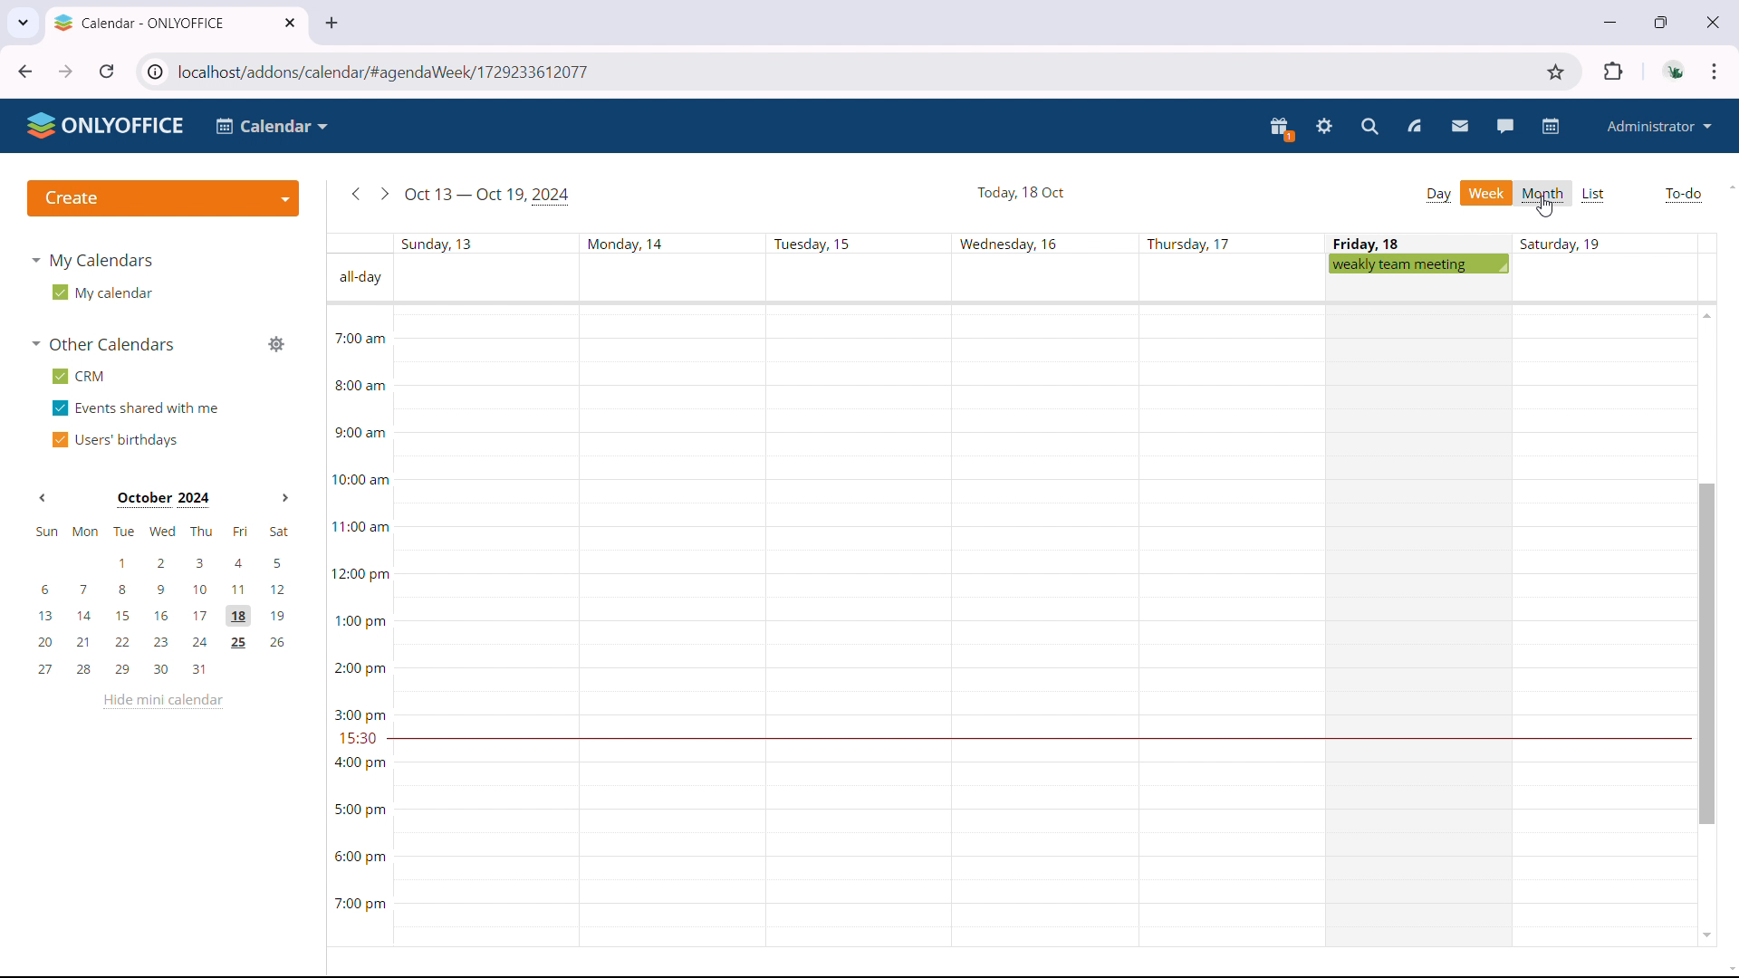 The image size is (1739, 978). Describe the element at coordinates (1676, 70) in the screenshot. I see `account` at that location.